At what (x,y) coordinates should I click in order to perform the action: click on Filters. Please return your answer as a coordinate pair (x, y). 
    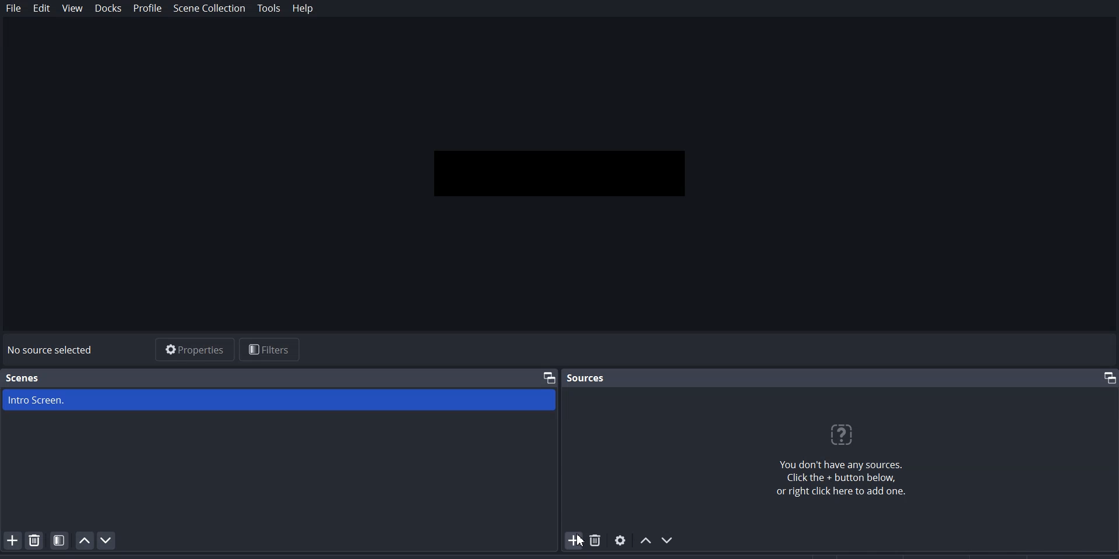
    Looking at the image, I should click on (270, 349).